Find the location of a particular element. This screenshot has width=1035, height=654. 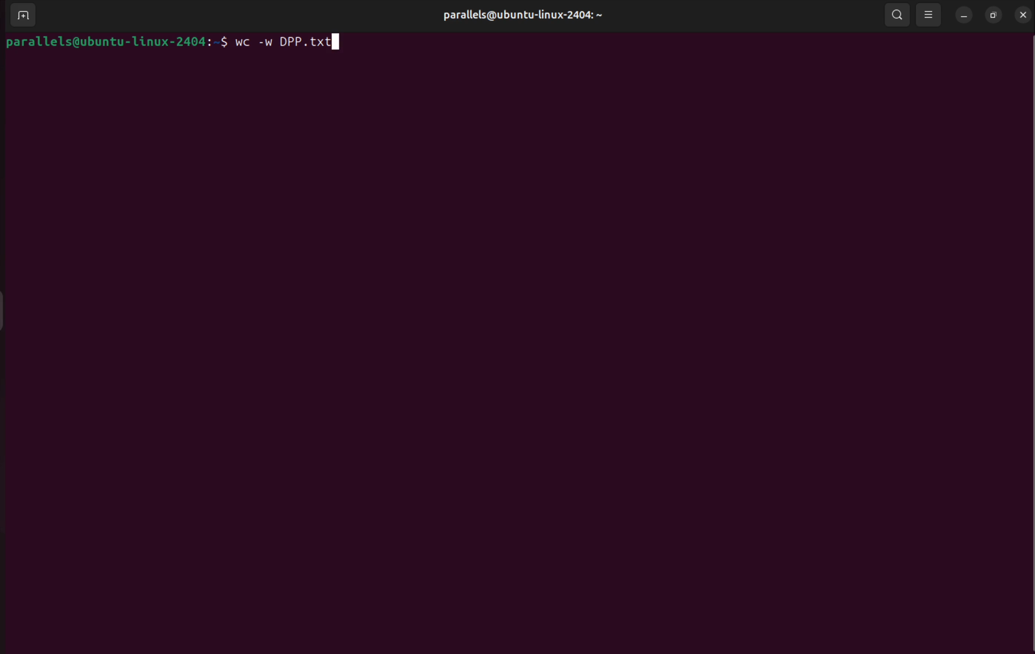

search bar is located at coordinates (898, 15).